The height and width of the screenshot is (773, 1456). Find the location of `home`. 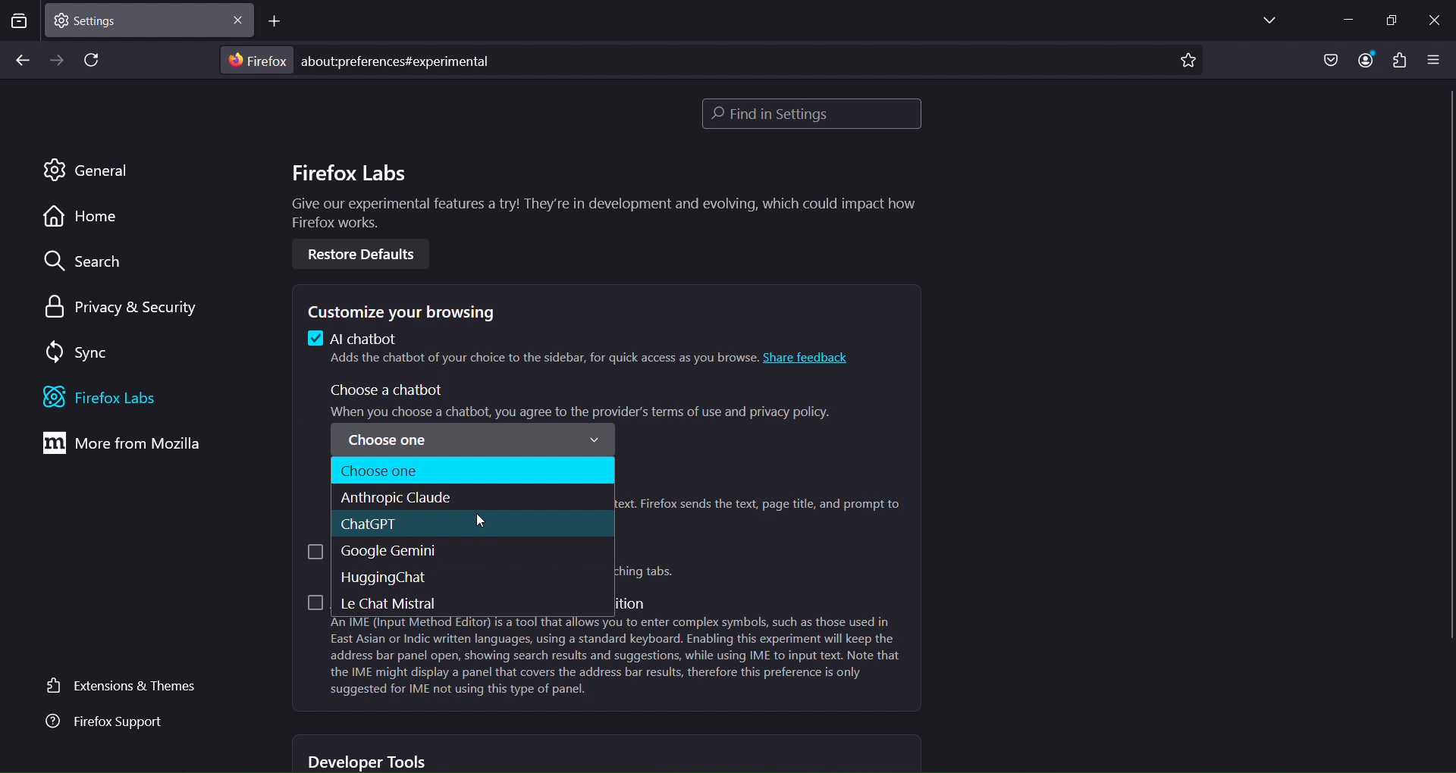

home is located at coordinates (83, 218).